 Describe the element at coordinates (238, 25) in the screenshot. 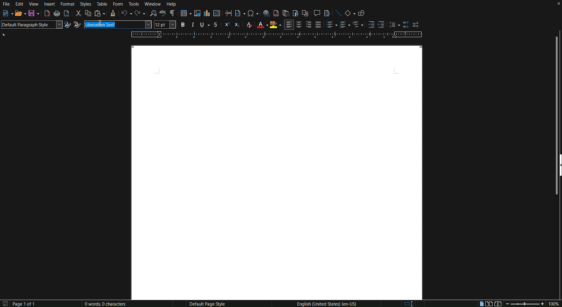

I see `Subscript` at that location.